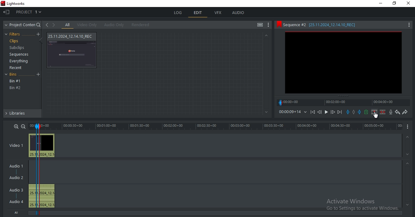 The image size is (415, 217). Describe the element at coordinates (15, 75) in the screenshot. I see `bins` at that location.